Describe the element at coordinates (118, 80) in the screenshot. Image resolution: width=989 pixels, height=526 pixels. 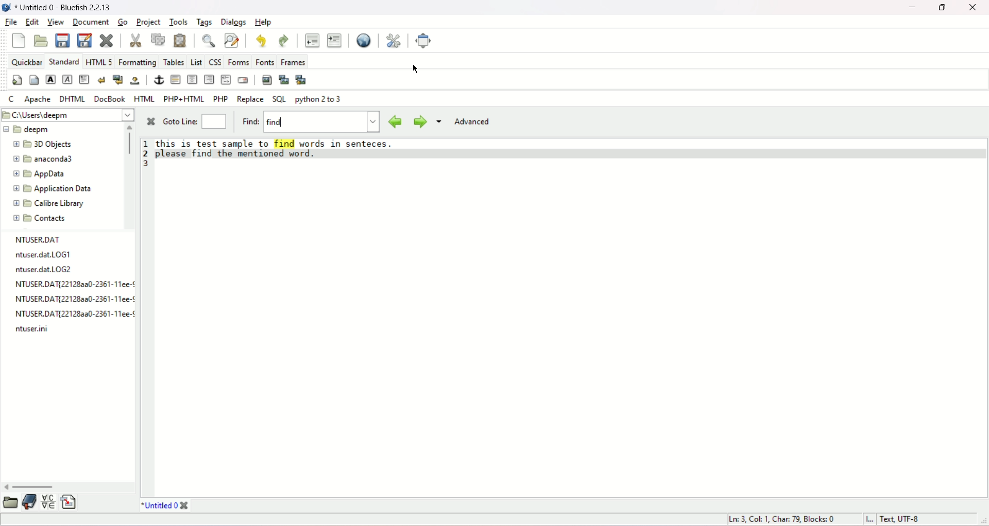
I see `break and clear` at that location.